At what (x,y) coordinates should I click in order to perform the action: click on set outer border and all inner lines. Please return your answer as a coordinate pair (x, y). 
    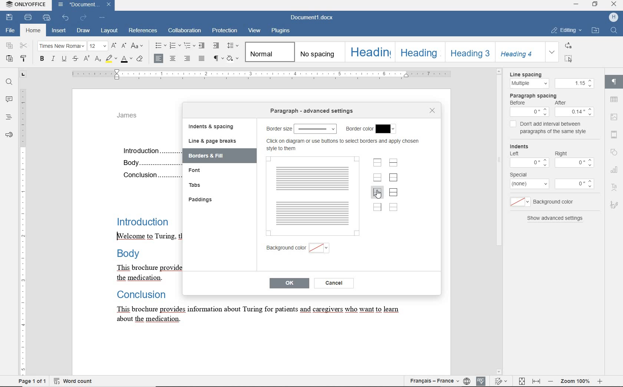
    Looking at the image, I should click on (393, 192).